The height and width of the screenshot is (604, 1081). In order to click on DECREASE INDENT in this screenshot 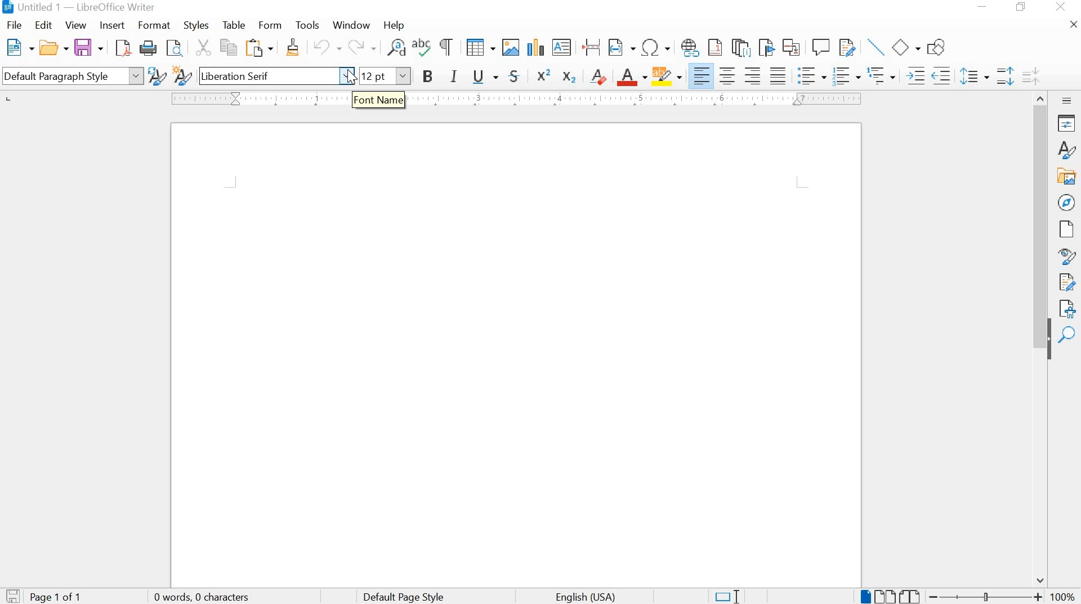, I will do `click(942, 75)`.